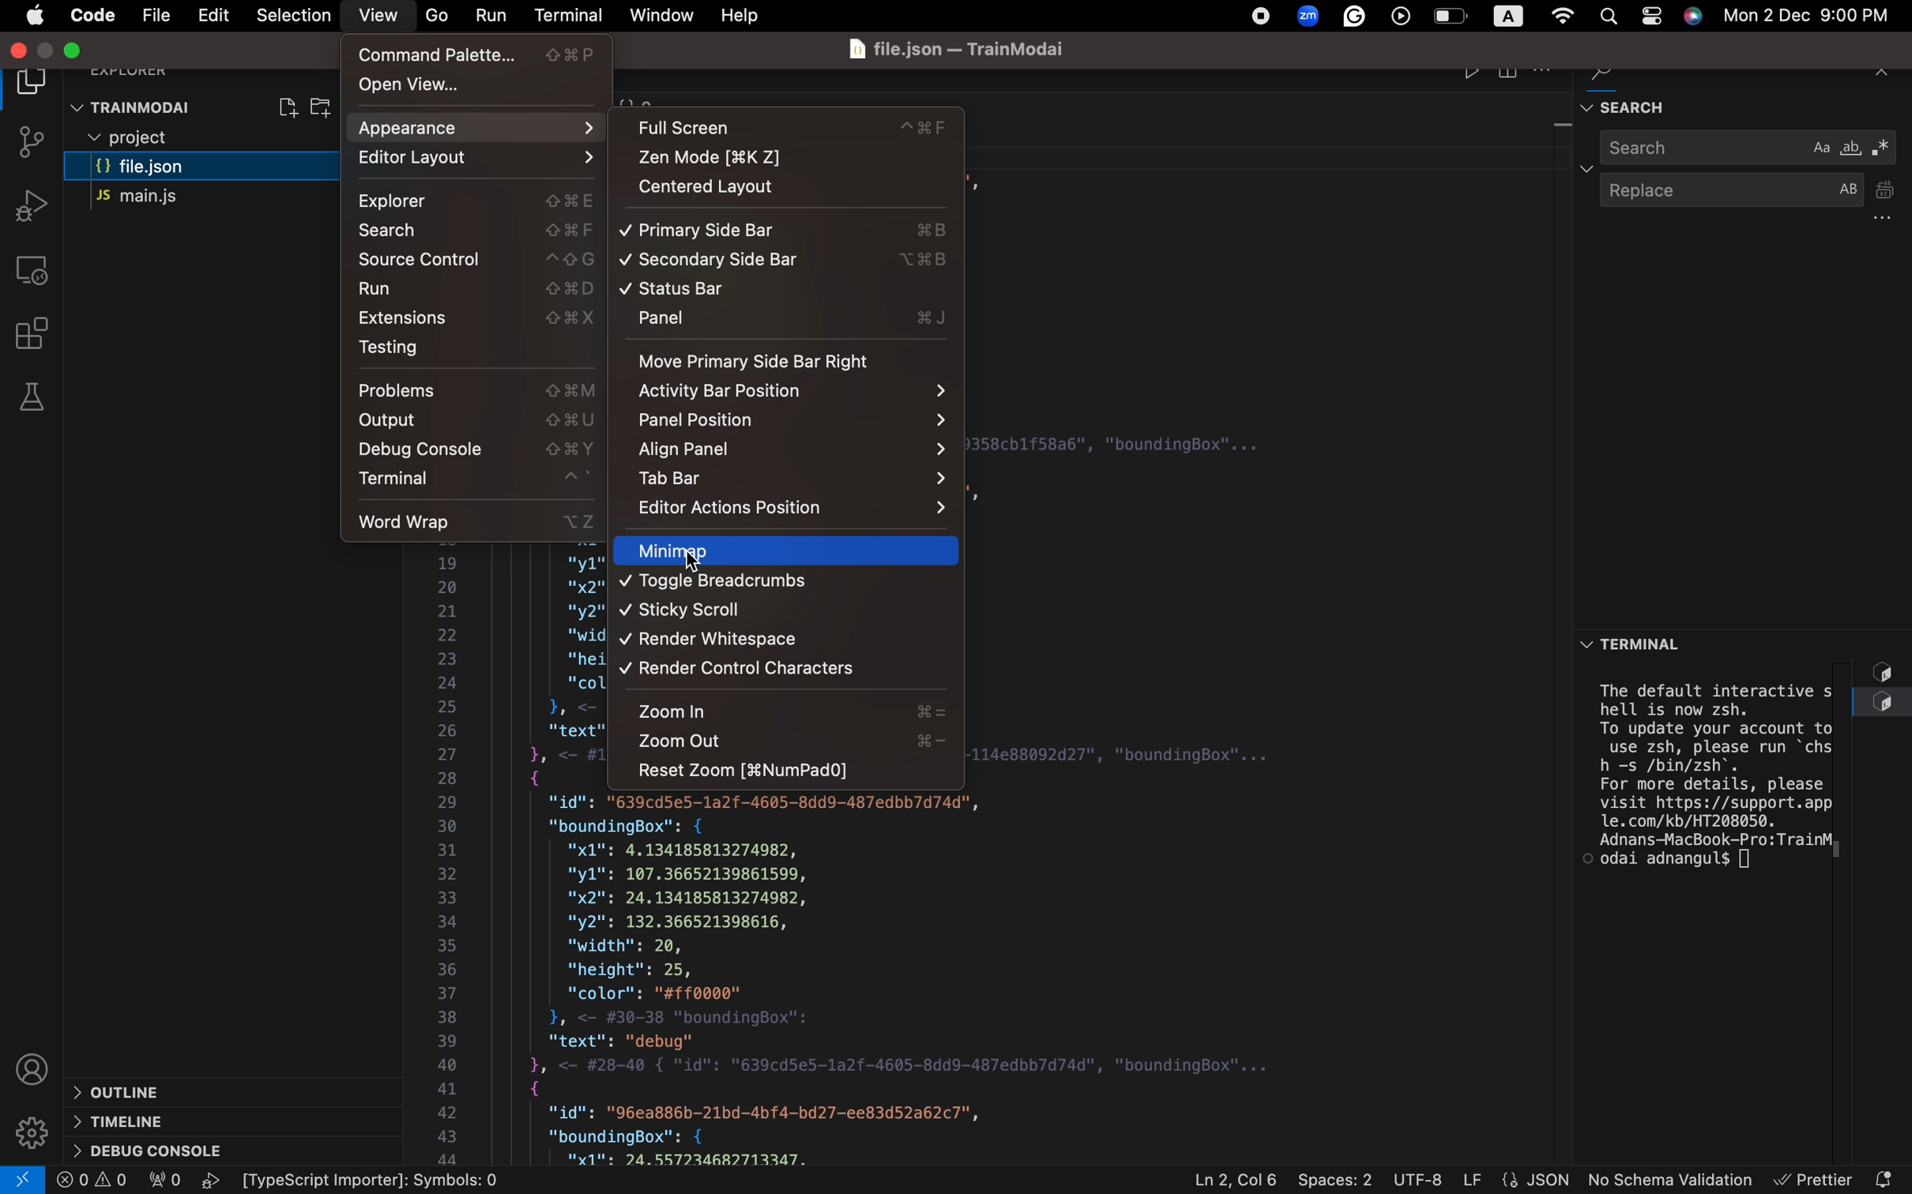 The height and width of the screenshot is (1194, 1912). I want to click on create folder, so click(321, 105).